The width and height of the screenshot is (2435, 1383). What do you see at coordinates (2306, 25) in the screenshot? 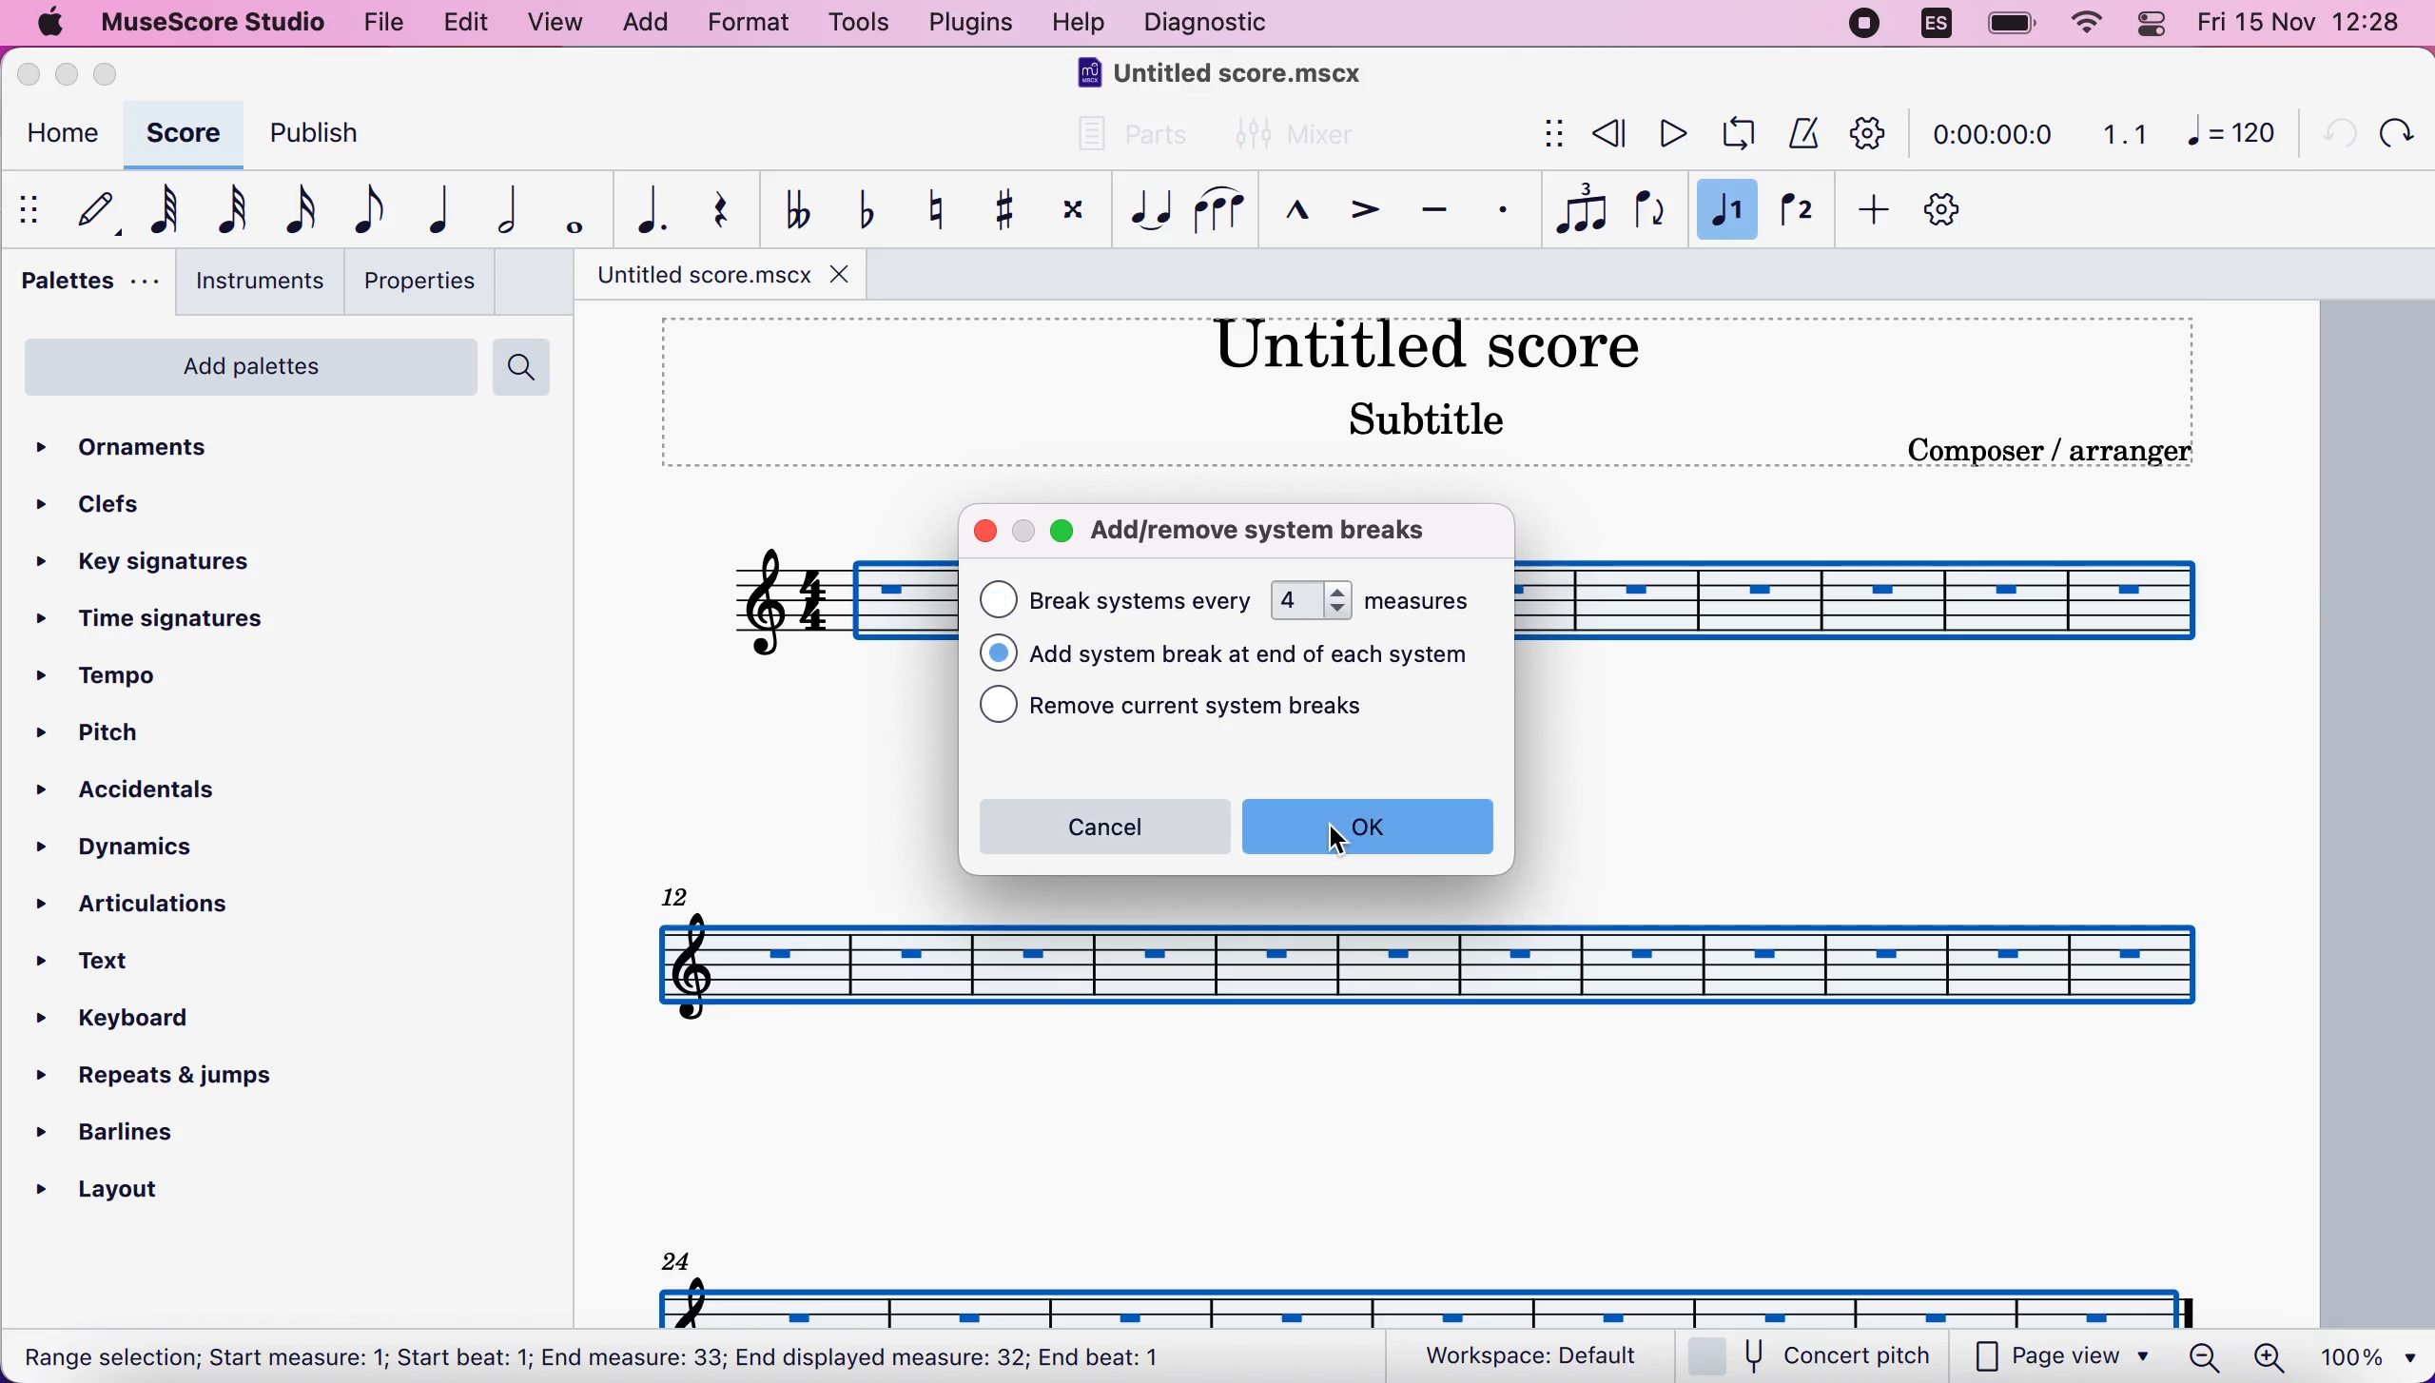
I see `time and date` at bounding box center [2306, 25].